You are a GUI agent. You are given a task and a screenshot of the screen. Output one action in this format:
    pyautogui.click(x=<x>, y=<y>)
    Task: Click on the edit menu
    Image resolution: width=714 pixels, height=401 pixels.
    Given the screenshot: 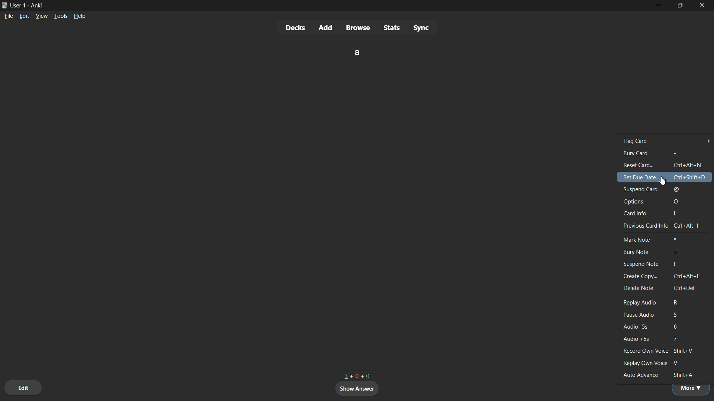 What is the action you would take?
    pyautogui.click(x=24, y=16)
    